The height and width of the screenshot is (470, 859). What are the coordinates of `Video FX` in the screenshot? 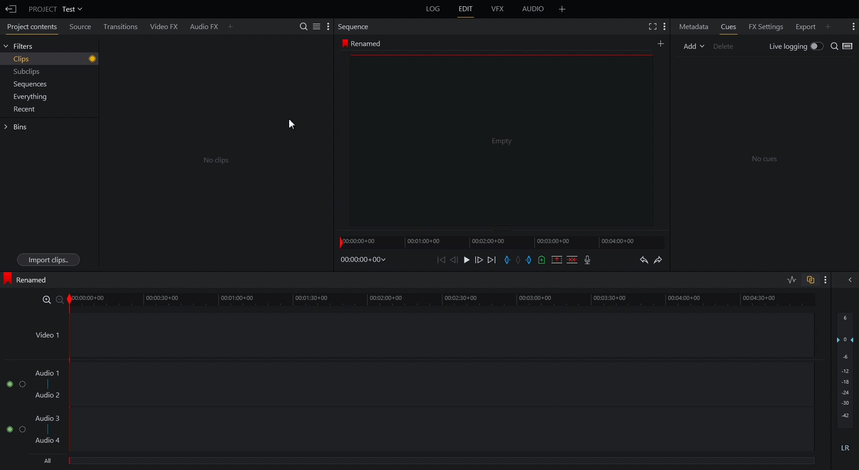 It's located at (165, 26).